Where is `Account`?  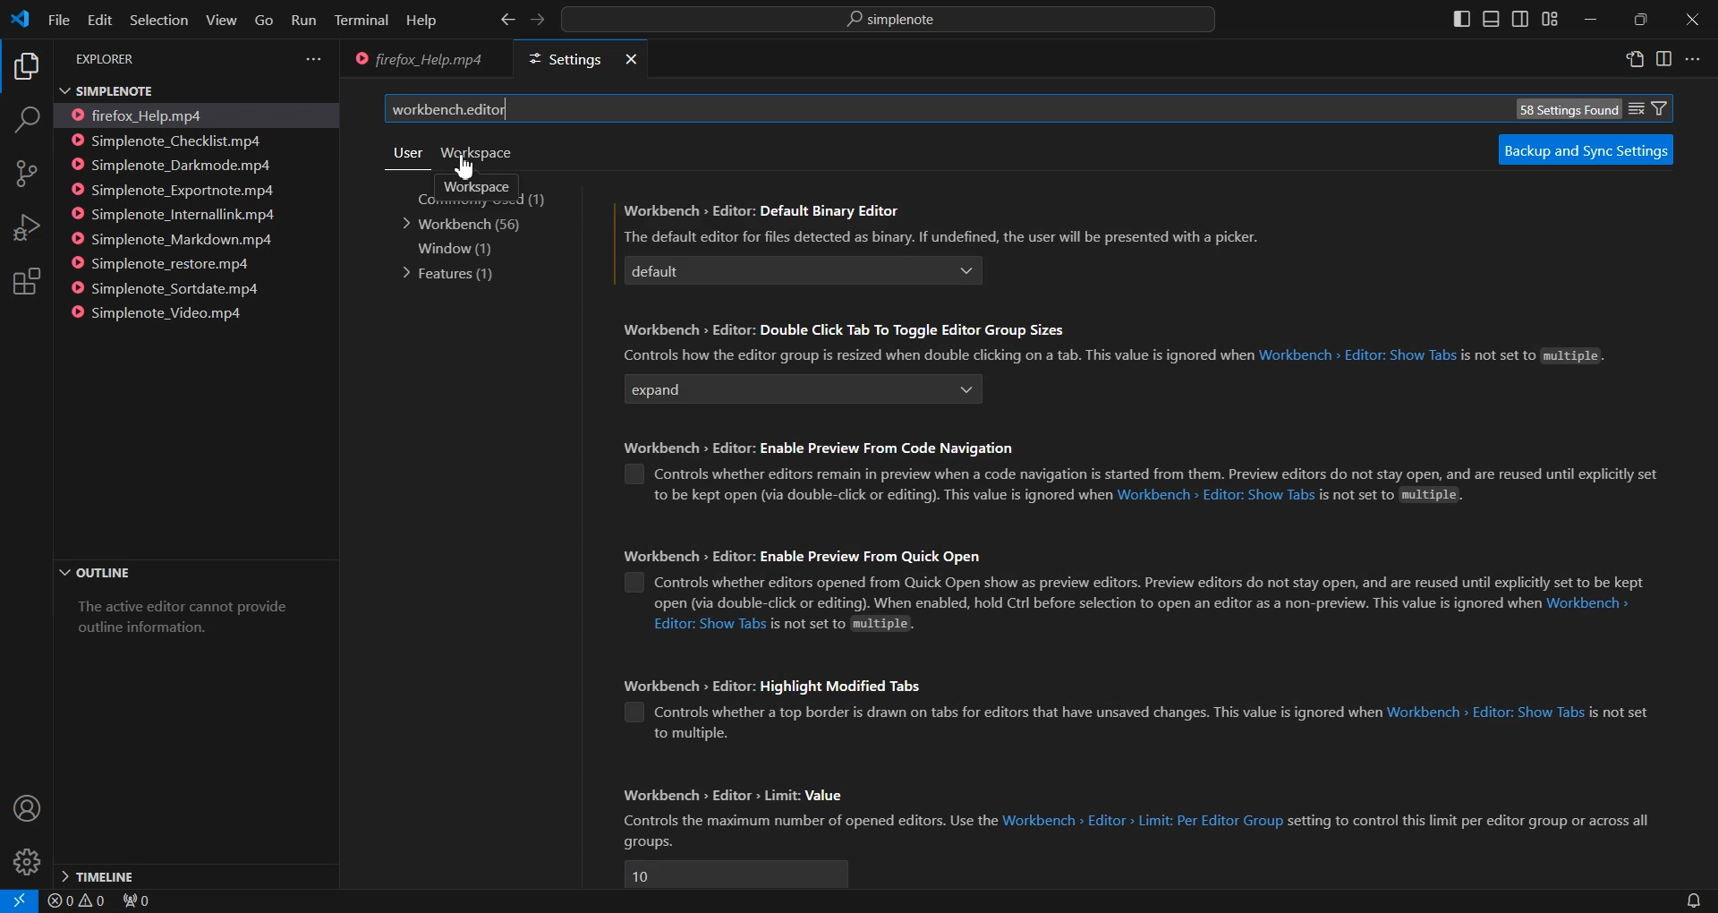 Account is located at coordinates (25, 809).